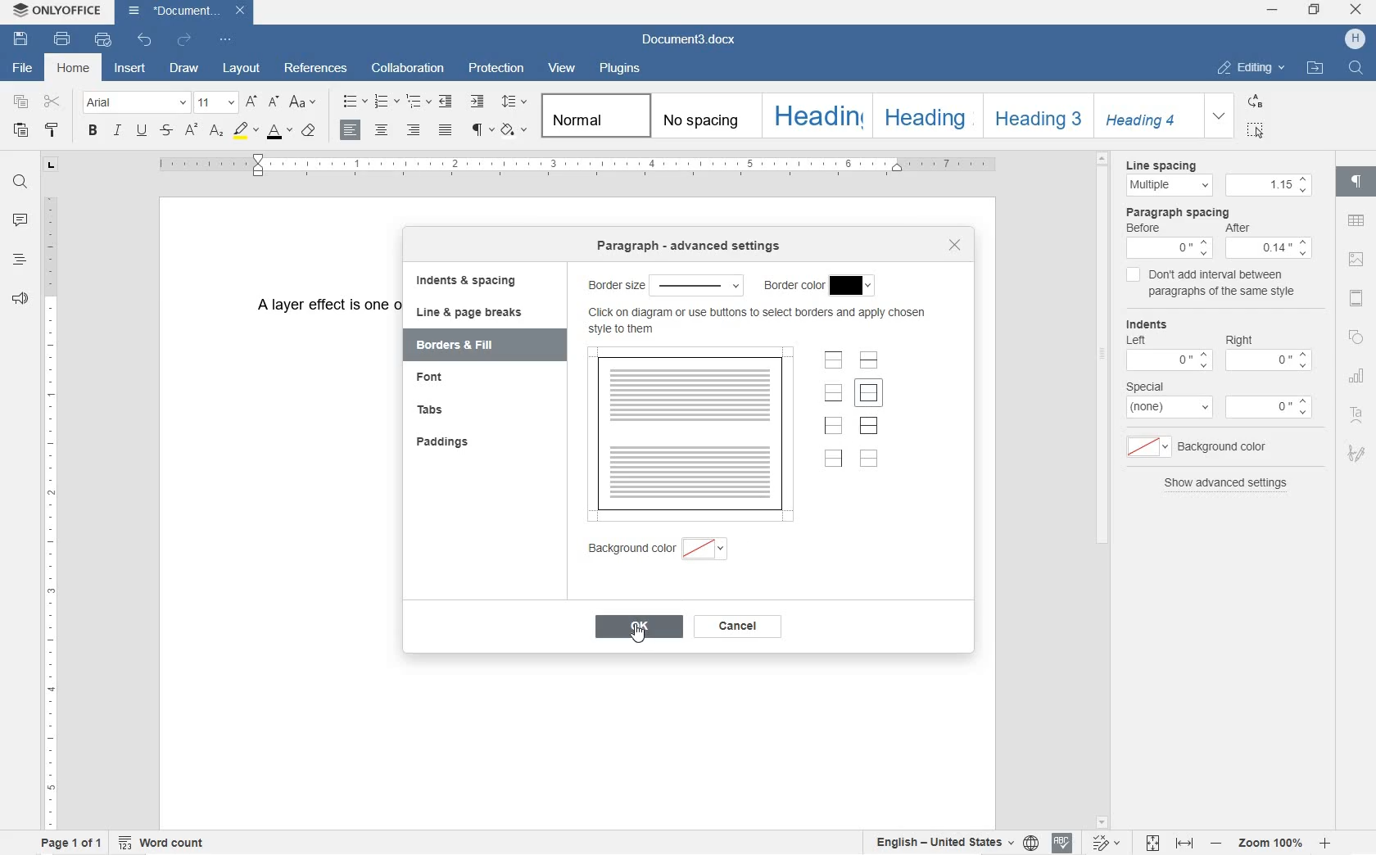  Describe the element at coordinates (1169, 346) in the screenshot. I see `Indents Left` at that location.